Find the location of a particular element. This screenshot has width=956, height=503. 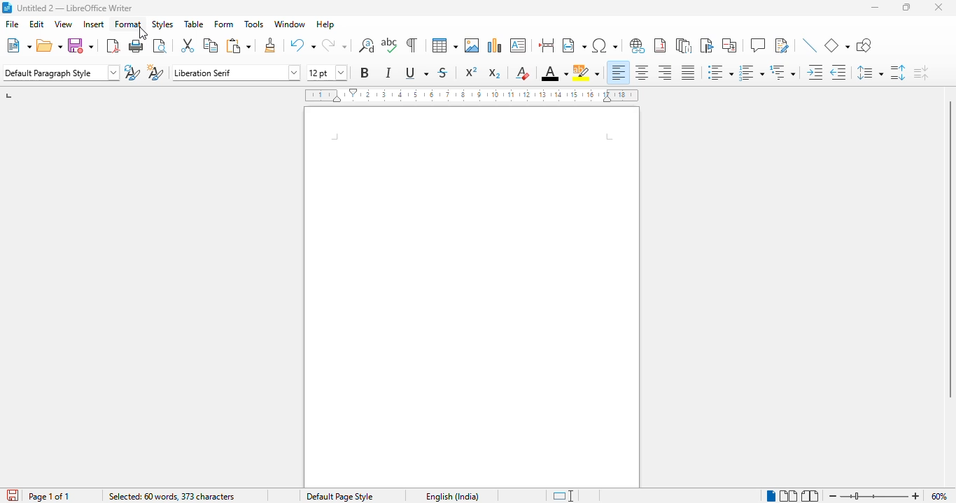

format is located at coordinates (129, 24).